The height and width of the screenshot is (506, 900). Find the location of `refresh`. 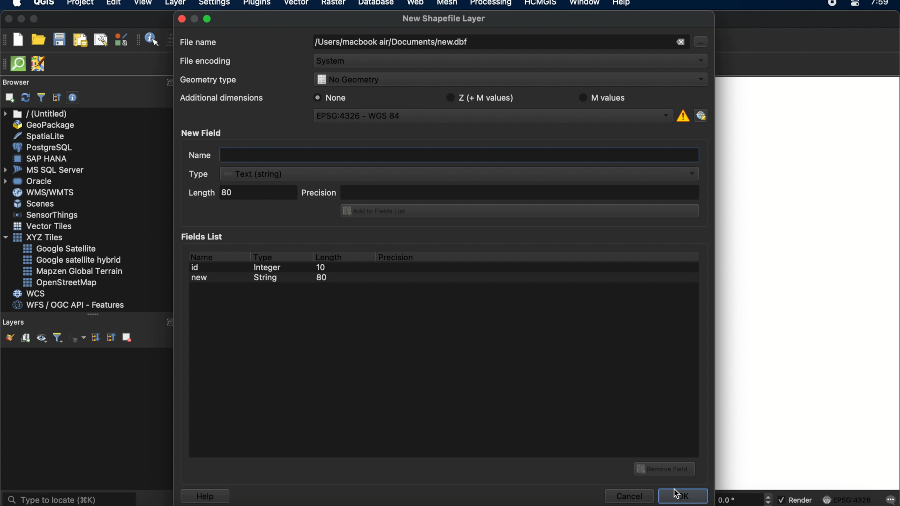

refresh is located at coordinates (26, 98).